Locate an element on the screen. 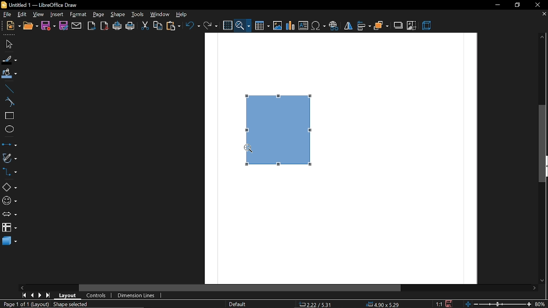  horizontal scroll bar is located at coordinates (241, 288).